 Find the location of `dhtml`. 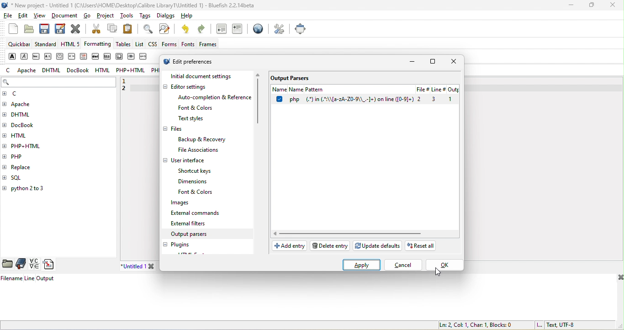

dhtml is located at coordinates (53, 69).